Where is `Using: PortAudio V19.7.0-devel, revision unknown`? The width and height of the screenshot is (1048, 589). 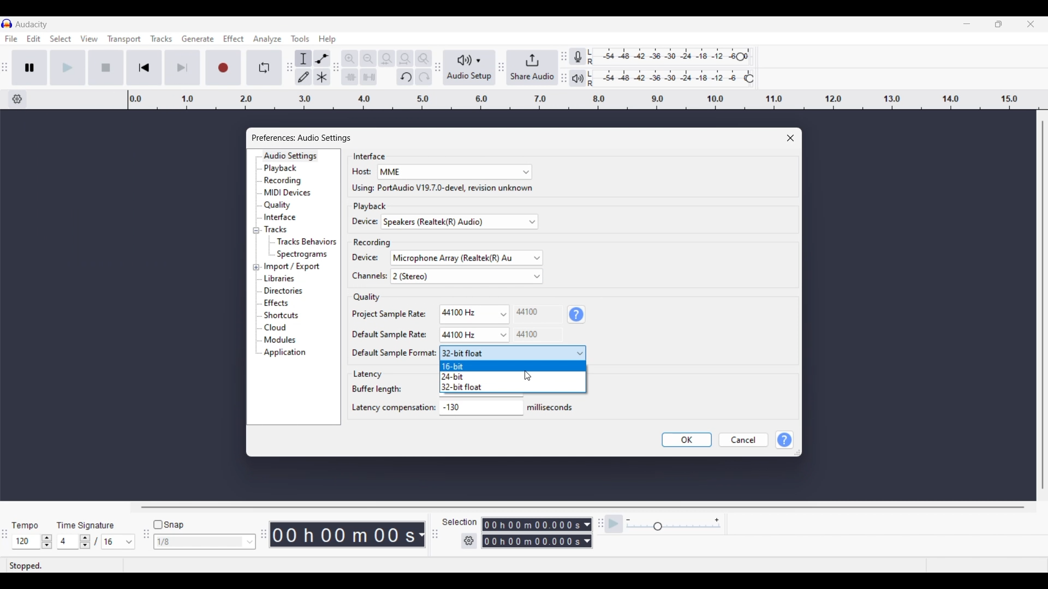 Using: PortAudio V19.7.0-devel, revision unknown is located at coordinates (438, 189).